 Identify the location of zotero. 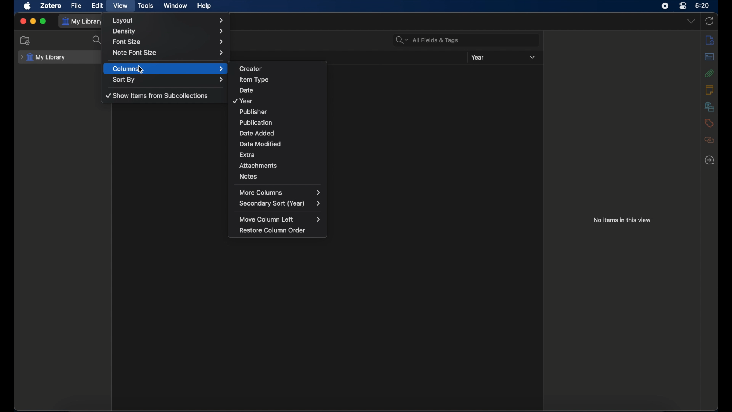
(51, 6).